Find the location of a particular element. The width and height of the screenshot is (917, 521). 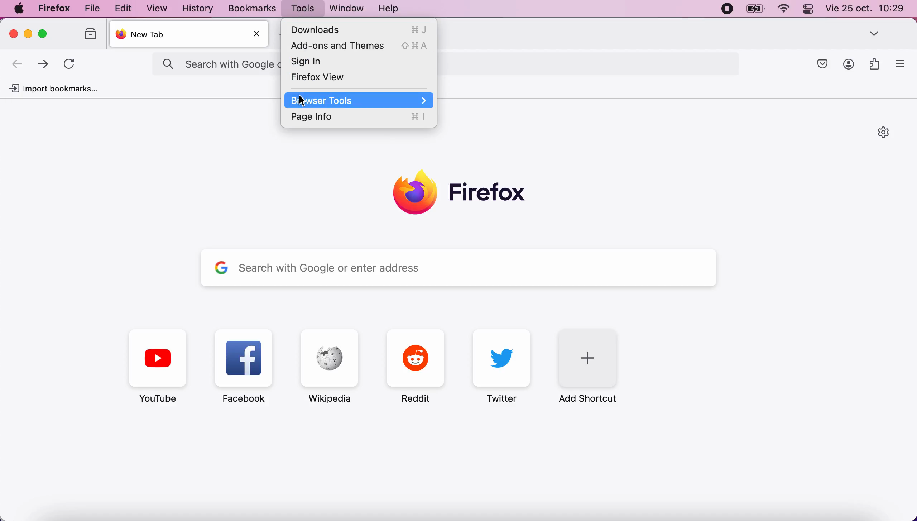

Tools is located at coordinates (302, 8).